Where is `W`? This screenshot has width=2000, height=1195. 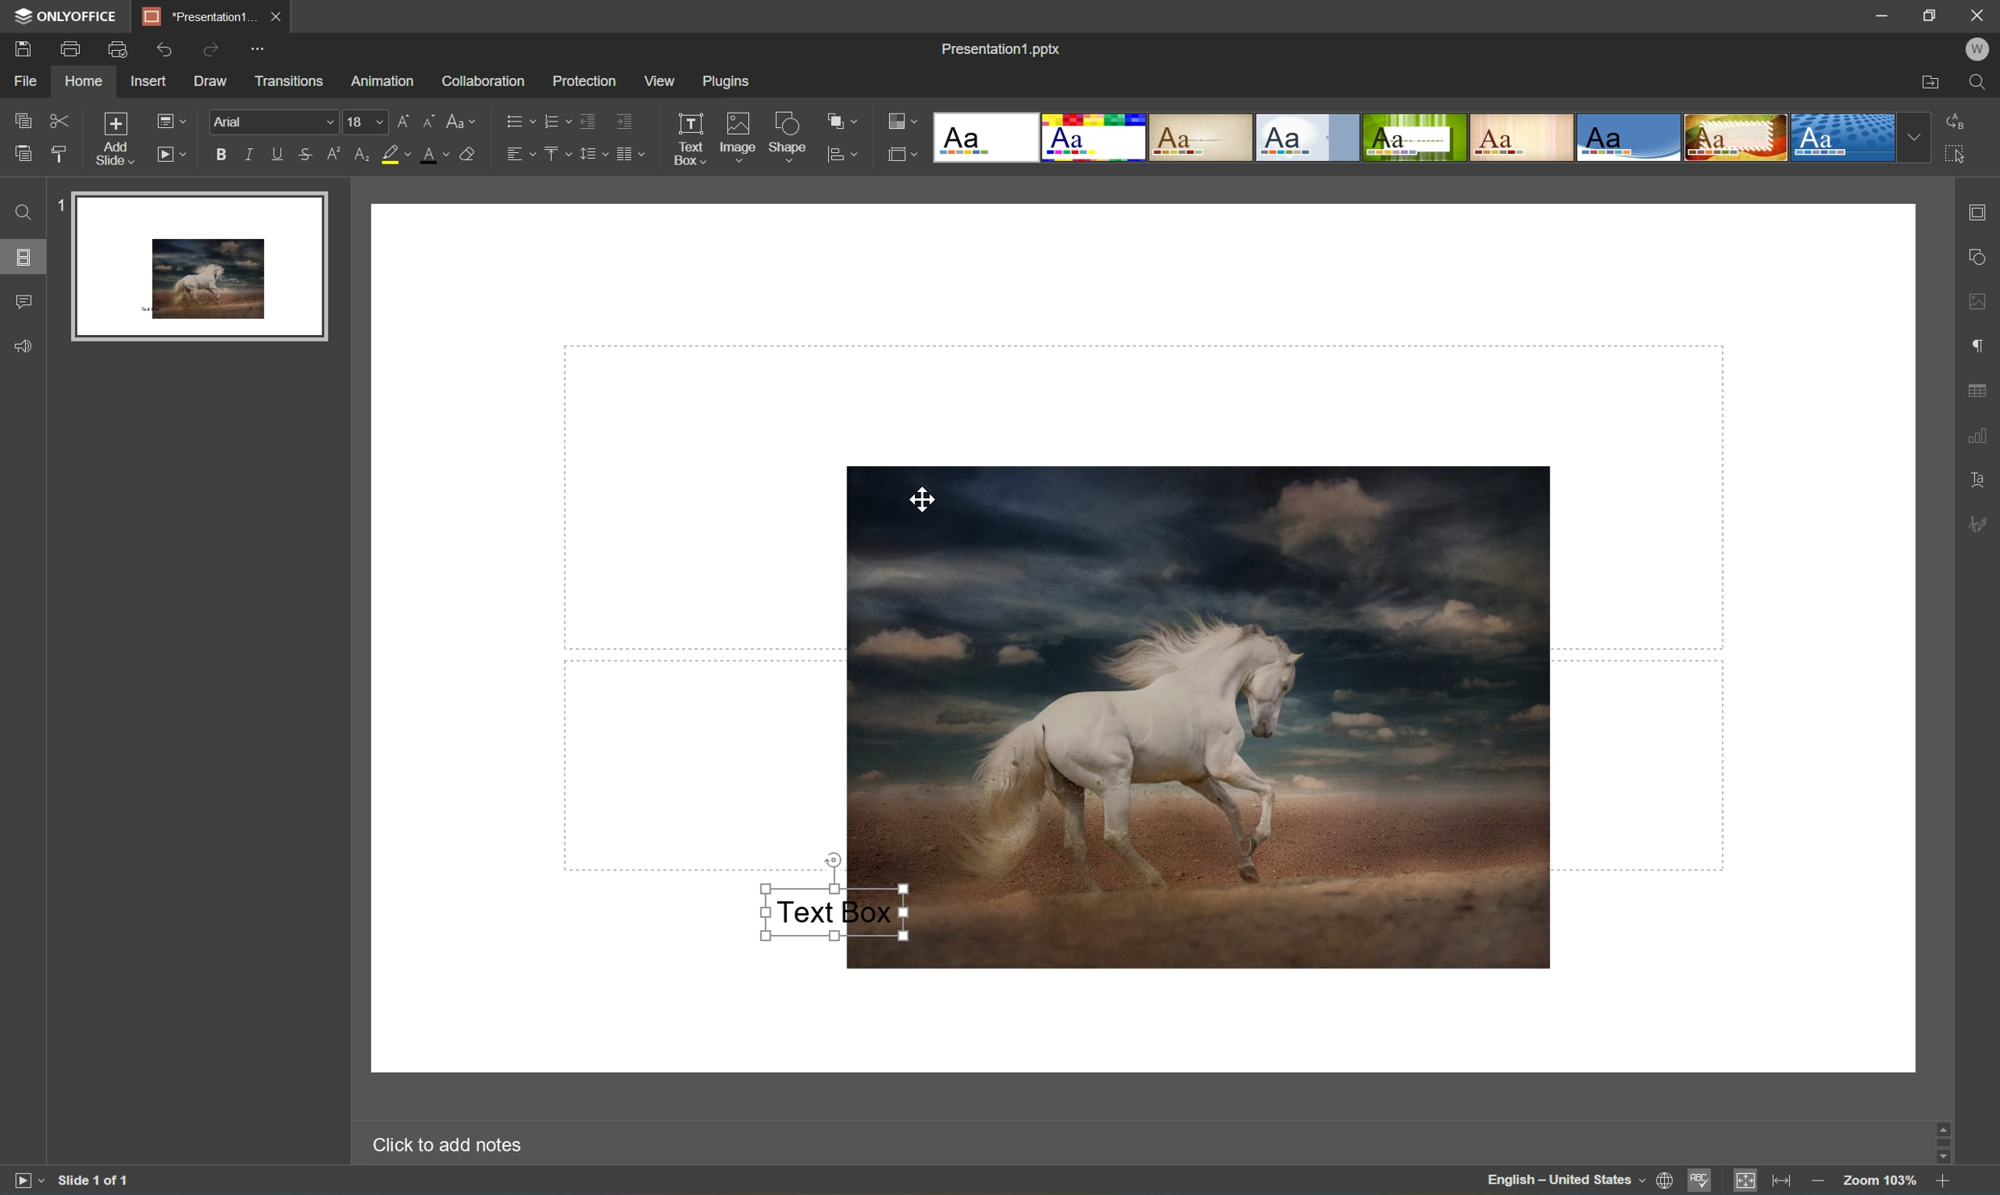
W is located at coordinates (1977, 52).